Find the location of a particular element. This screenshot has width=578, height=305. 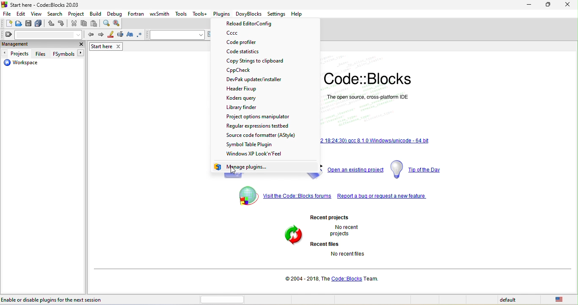

project options manipulator is located at coordinates (258, 116).